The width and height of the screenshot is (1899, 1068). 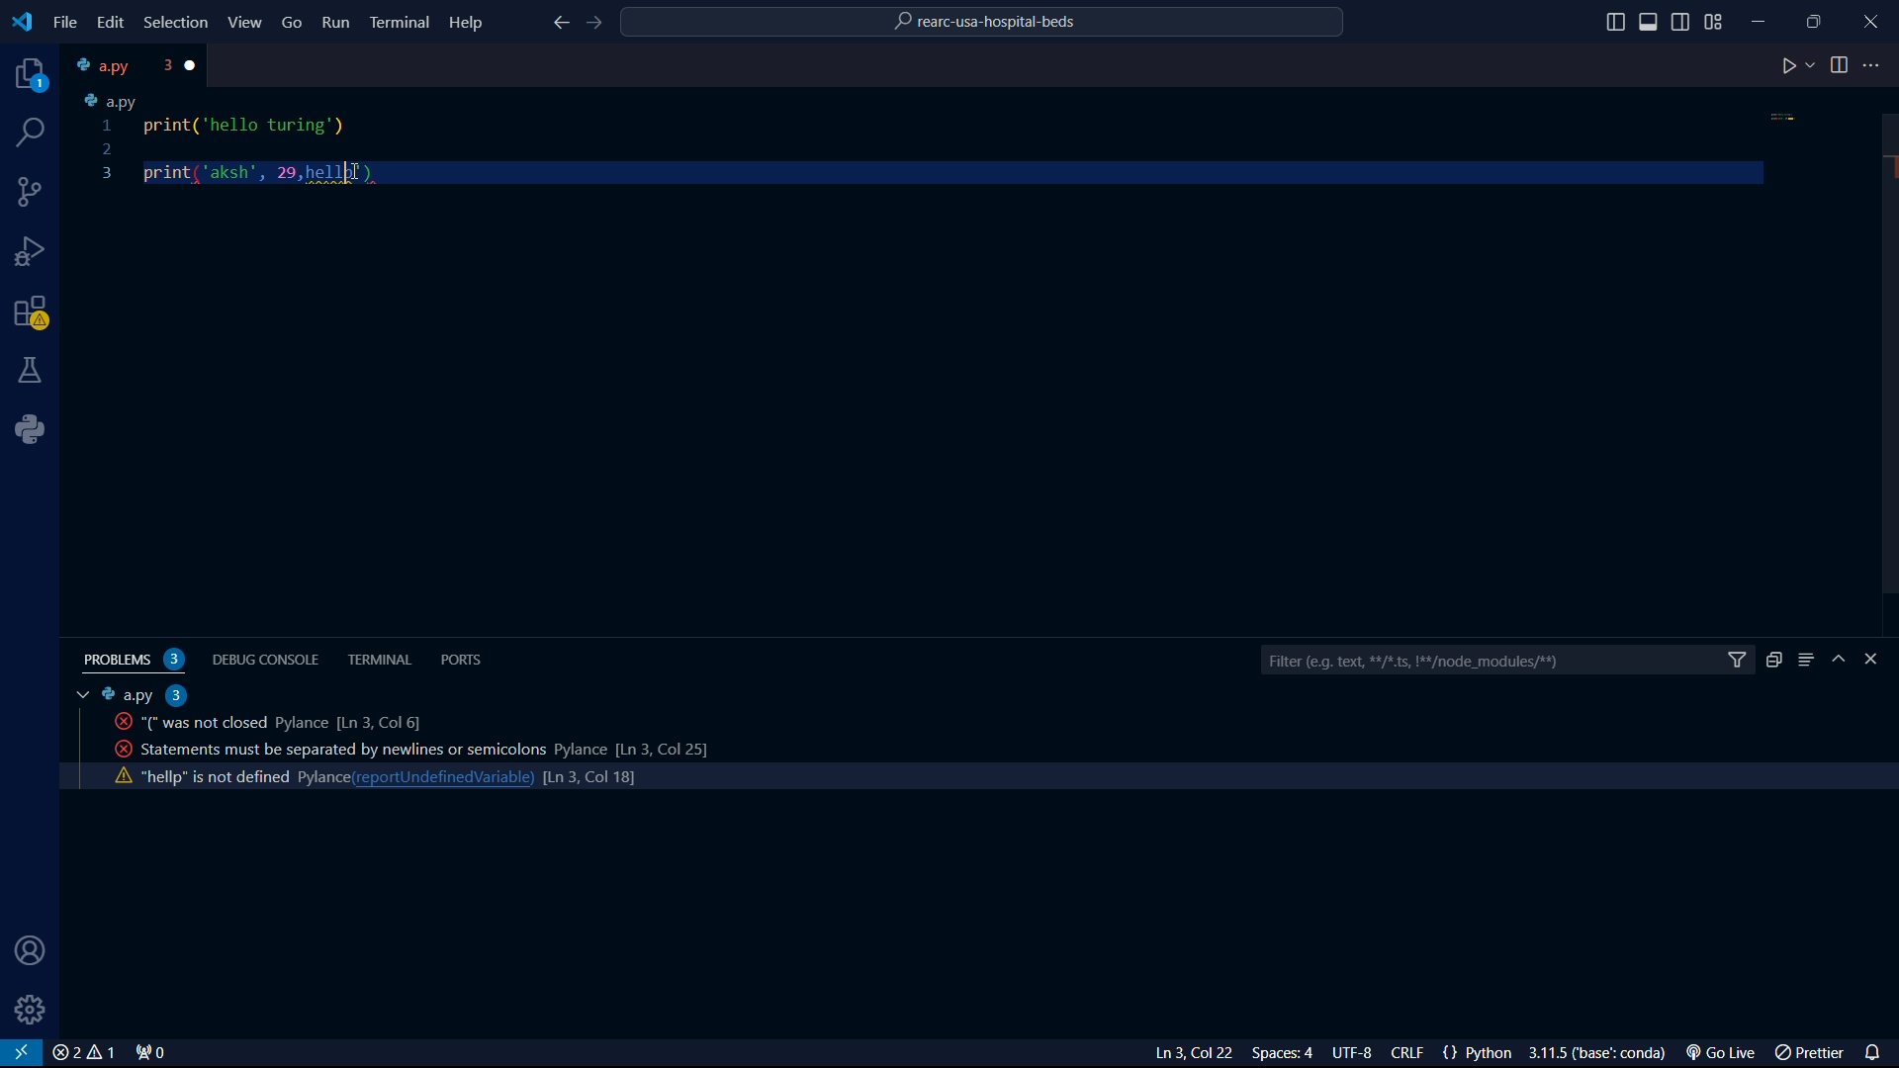 What do you see at coordinates (25, 952) in the screenshot?
I see `user` at bounding box center [25, 952].